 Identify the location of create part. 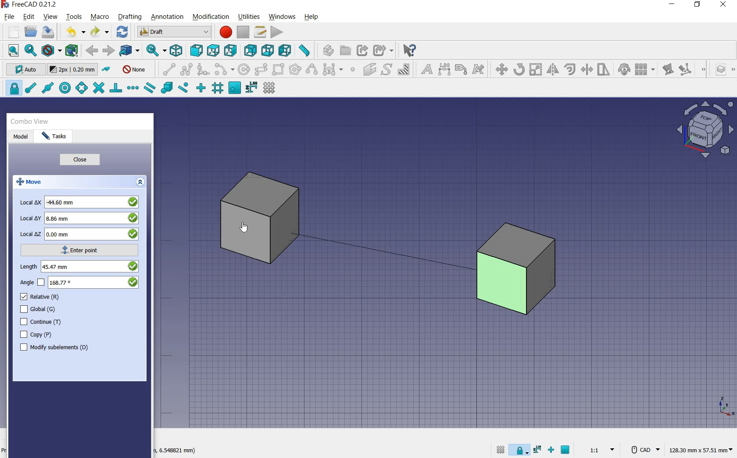
(326, 50).